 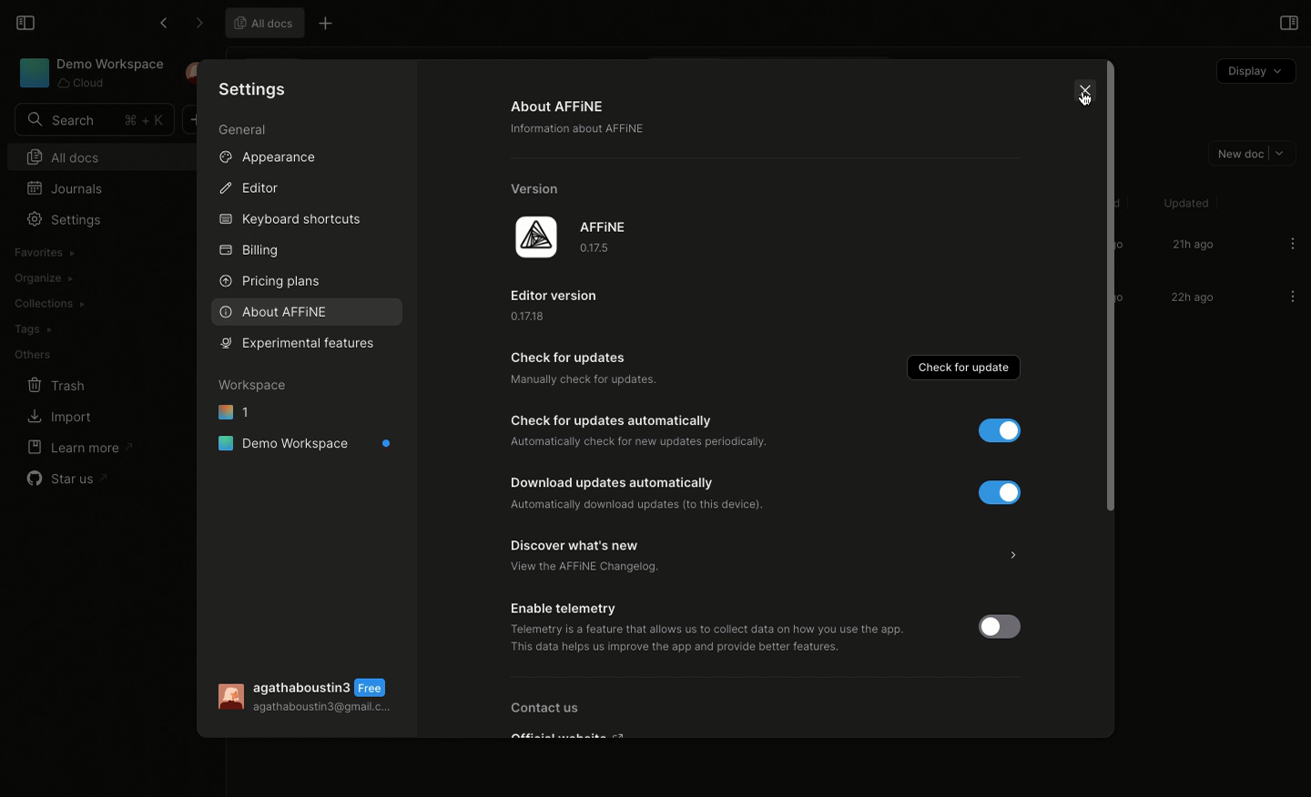 I want to click on 21h ago, so click(x=1192, y=246).